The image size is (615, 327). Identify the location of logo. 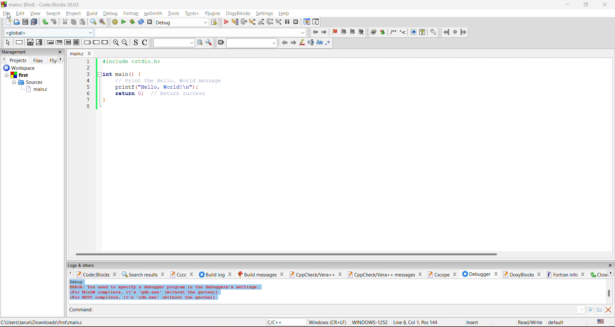
(4, 4).